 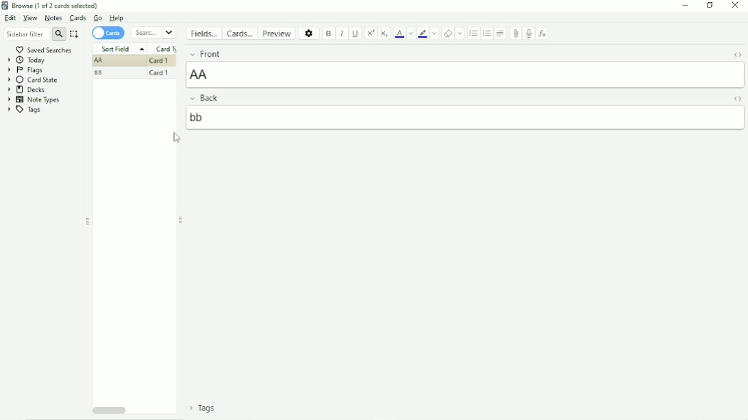 I want to click on Select formatting to remove, so click(x=460, y=34).